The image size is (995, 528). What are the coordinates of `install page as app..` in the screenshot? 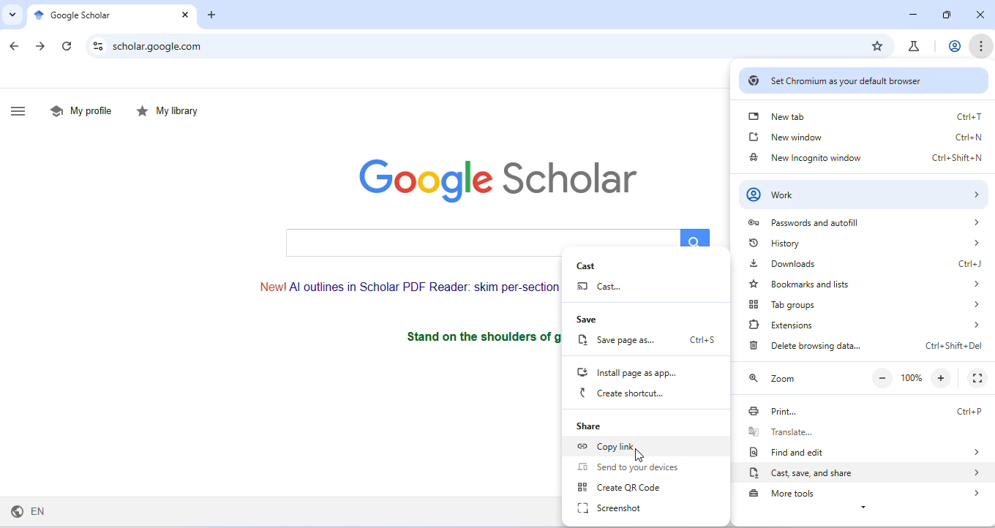 It's located at (634, 374).